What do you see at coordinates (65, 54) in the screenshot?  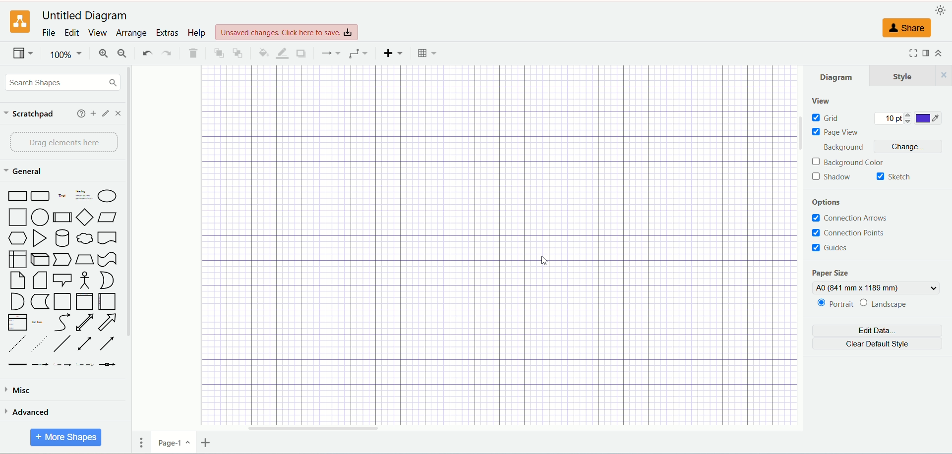 I see `100%` at bounding box center [65, 54].